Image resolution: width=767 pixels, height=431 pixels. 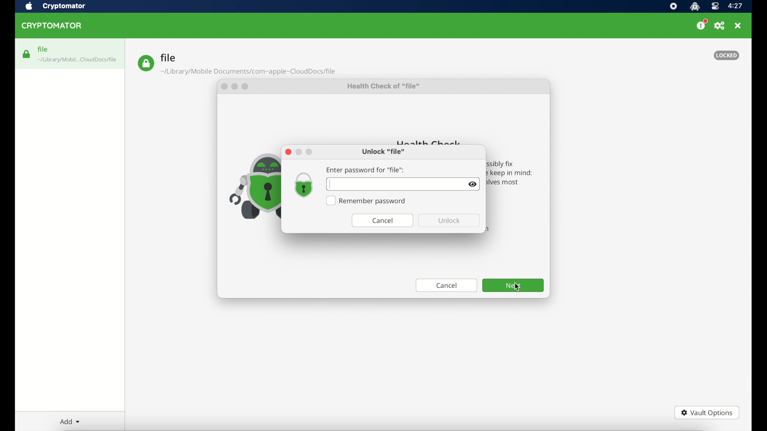 What do you see at coordinates (727, 55) in the screenshot?
I see `locked` at bounding box center [727, 55].